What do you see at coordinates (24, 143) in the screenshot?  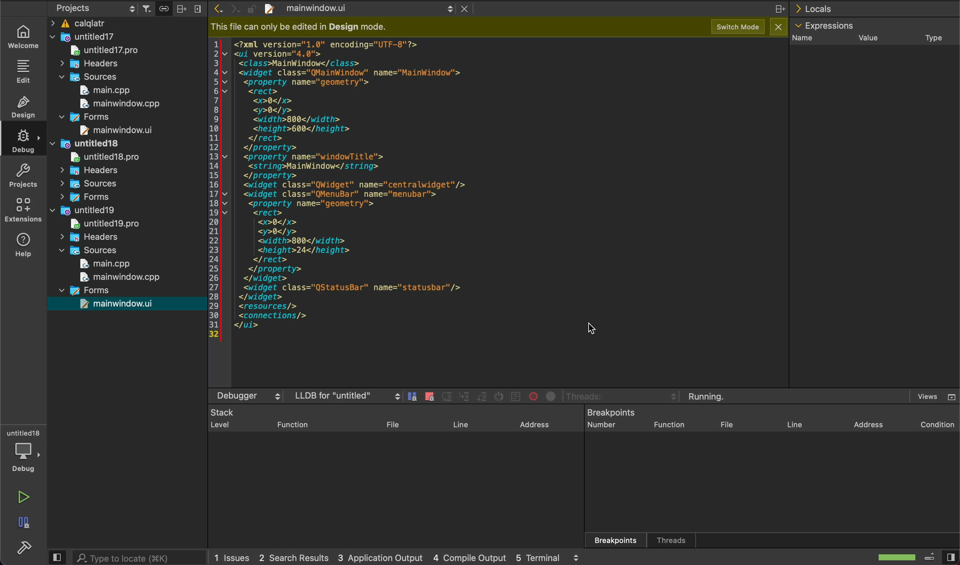 I see `debug` at bounding box center [24, 143].